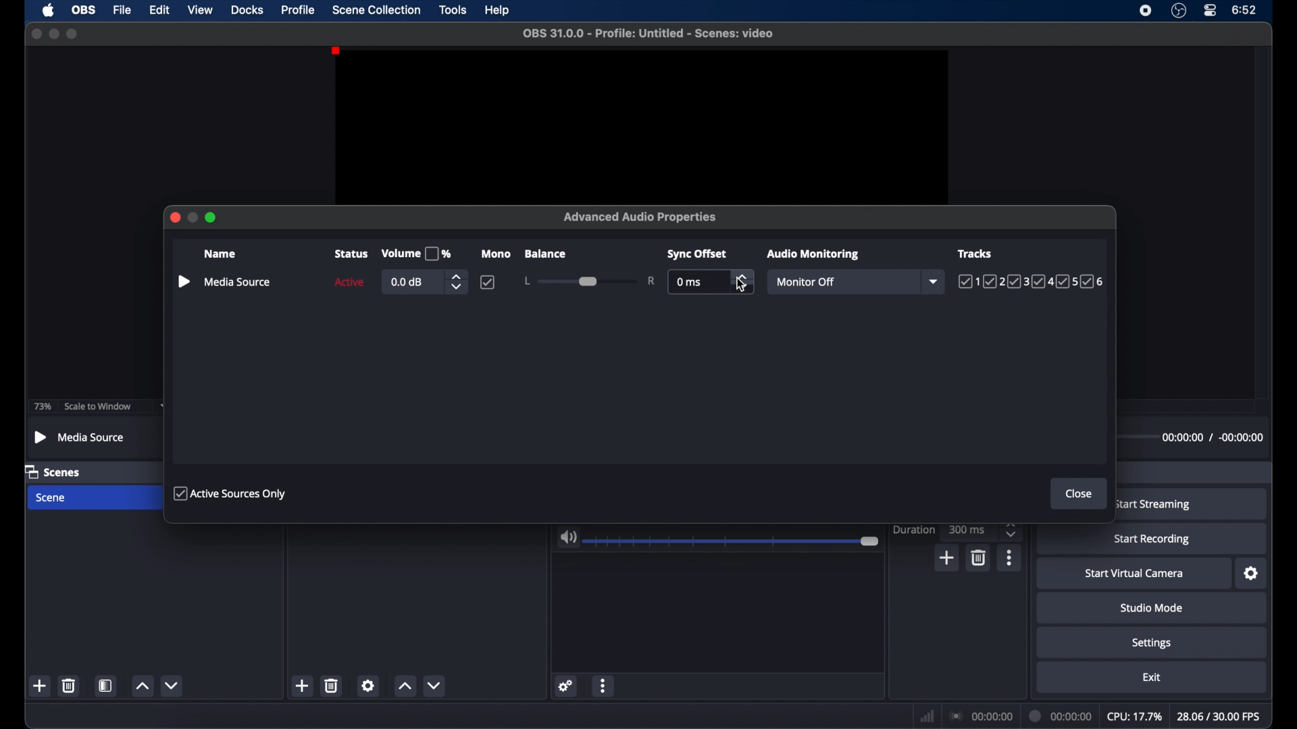 Image resolution: width=1297 pixels, height=729 pixels. What do you see at coordinates (1217, 716) in the screenshot?
I see `fps` at bounding box center [1217, 716].